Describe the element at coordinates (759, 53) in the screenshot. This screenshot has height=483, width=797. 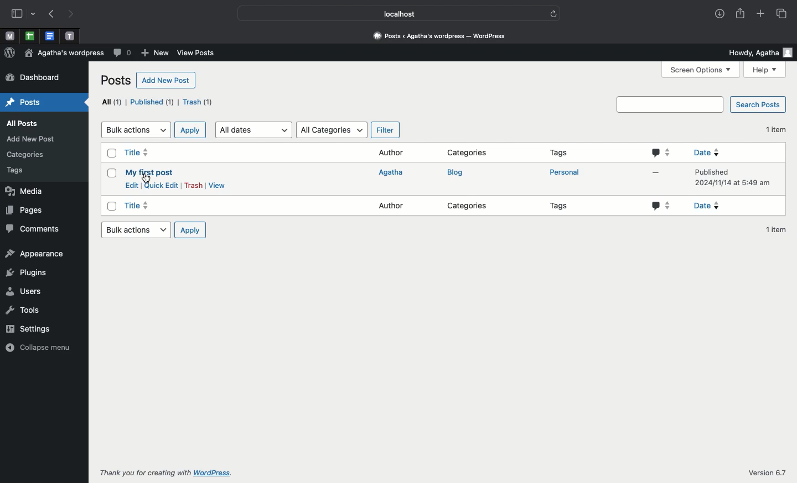
I see `Howdy user` at that location.